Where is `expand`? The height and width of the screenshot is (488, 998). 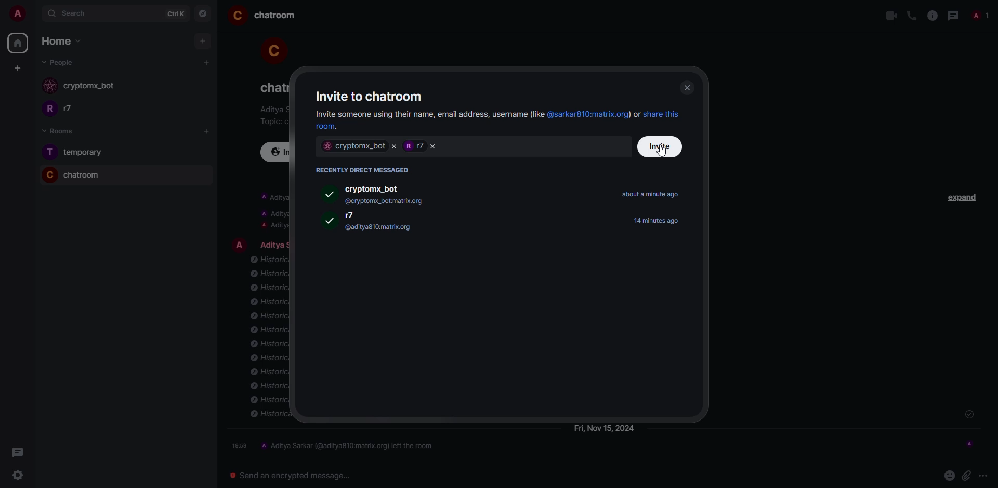
expand is located at coordinates (964, 196).